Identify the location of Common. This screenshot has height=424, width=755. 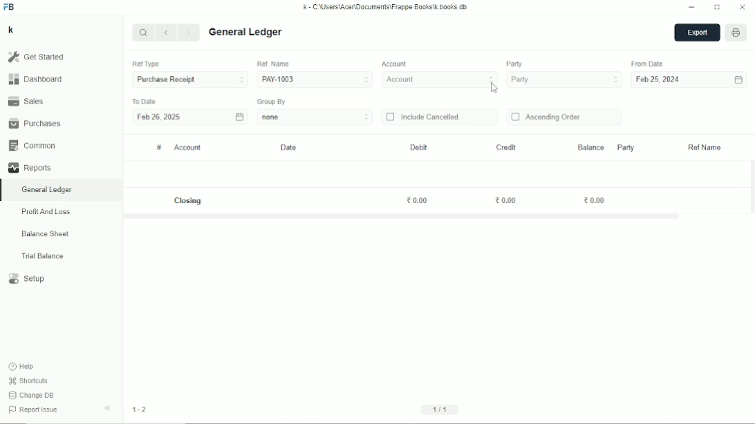
(32, 146).